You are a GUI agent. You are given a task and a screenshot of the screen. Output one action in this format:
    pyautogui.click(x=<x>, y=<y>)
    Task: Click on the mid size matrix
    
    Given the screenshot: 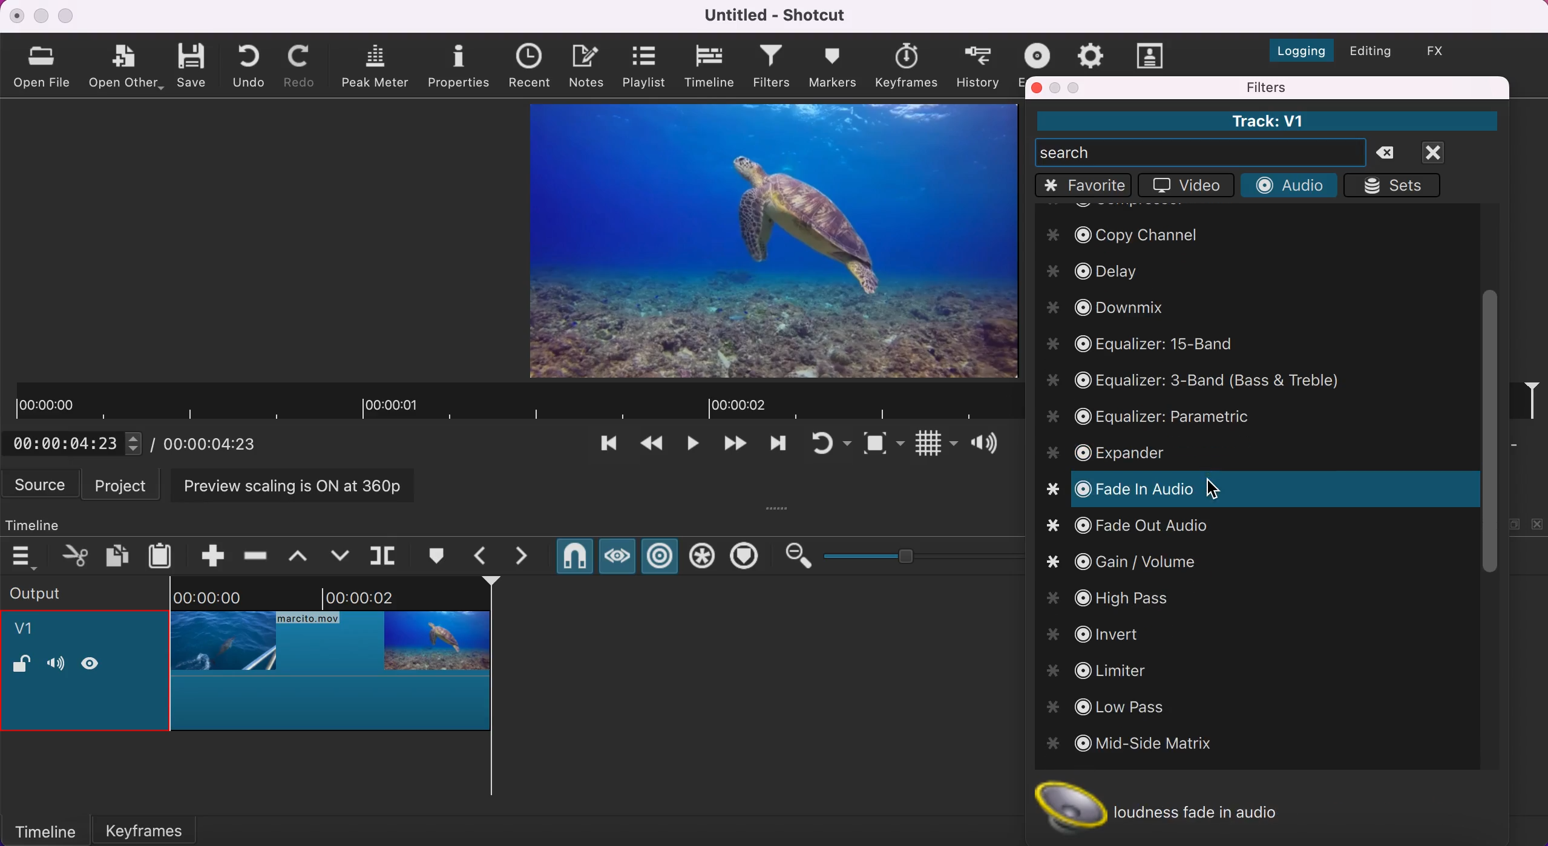 What is the action you would take?
    pyautogui.click(x=1136, y=746)
    